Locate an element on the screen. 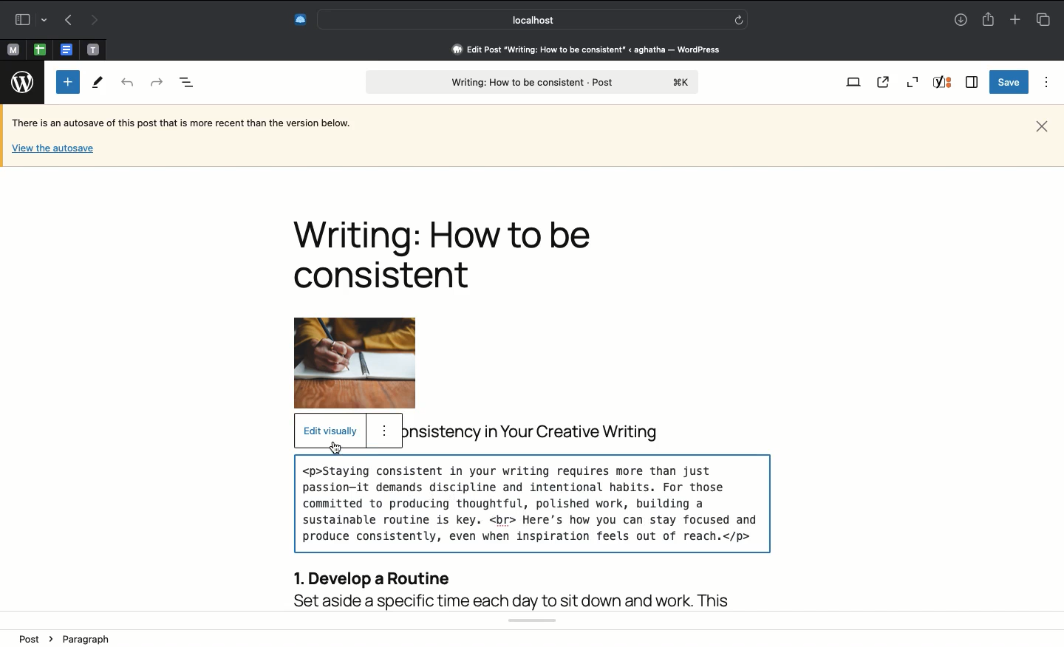 The height and width of the screenshot is (647, 1064). Redo is located at coordinates (156, 81).